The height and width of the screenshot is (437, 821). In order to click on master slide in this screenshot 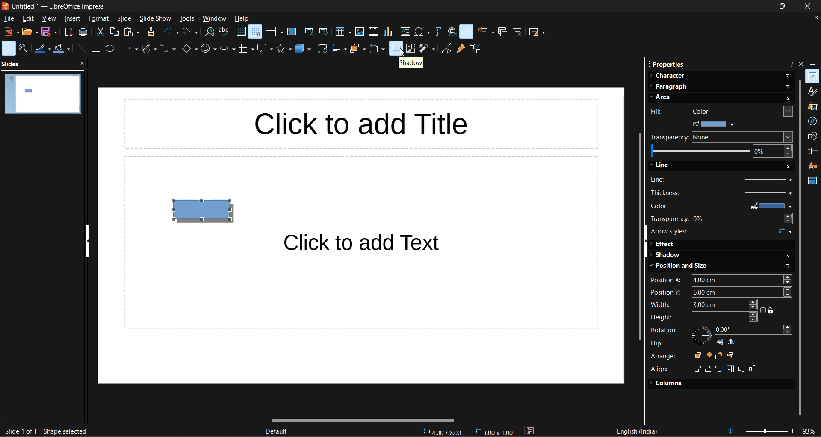, I will do `click(292, 31)`.